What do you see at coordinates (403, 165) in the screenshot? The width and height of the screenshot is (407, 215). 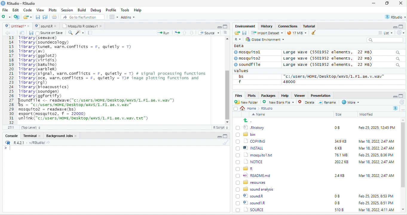 I see `scroll bar` at bounding box center [403, 165].